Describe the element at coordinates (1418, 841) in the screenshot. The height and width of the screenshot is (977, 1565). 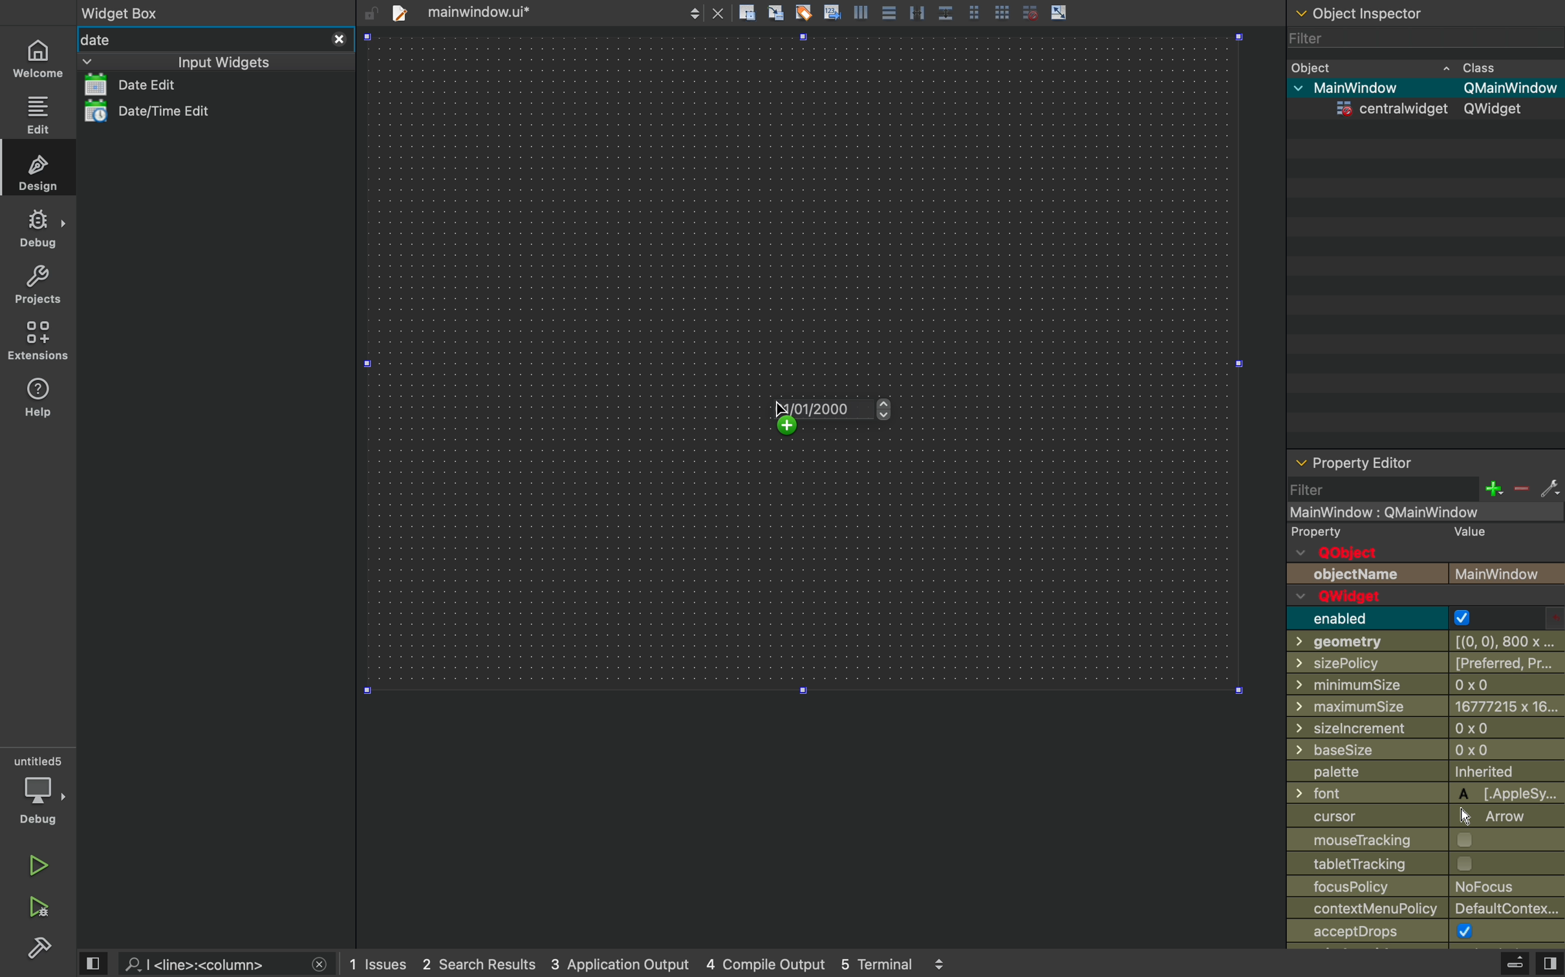
I see `mousetrtacking` at that location.